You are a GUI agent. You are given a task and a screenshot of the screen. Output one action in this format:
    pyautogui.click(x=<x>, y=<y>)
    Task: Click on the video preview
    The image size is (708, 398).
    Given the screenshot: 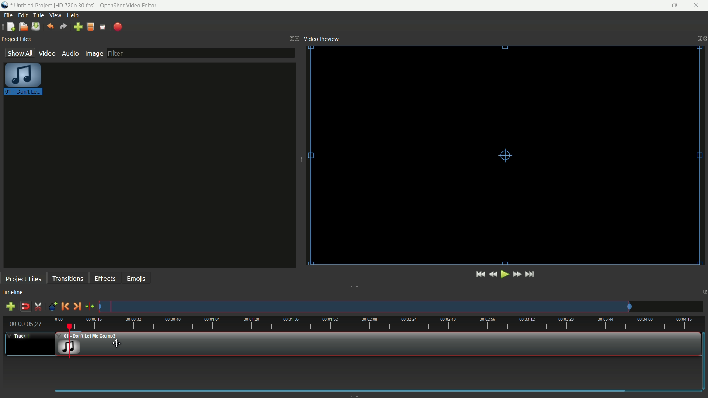 What is the action you would take?
    pyautogui.click(x=500, y=156)
    